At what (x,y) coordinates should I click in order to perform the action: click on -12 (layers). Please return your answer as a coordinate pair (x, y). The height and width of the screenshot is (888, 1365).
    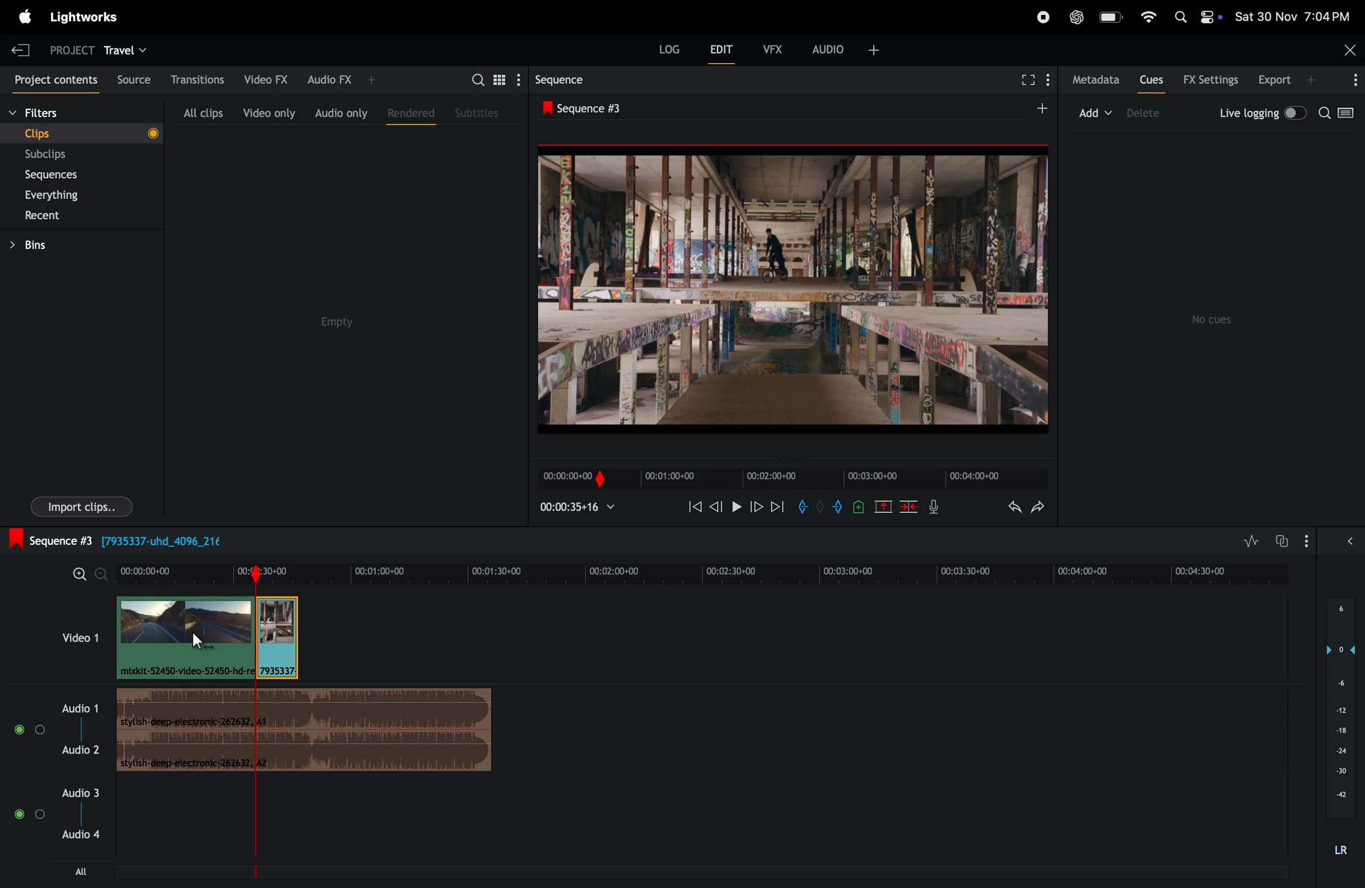
    Looking at the image, I should click on (1336, 710).